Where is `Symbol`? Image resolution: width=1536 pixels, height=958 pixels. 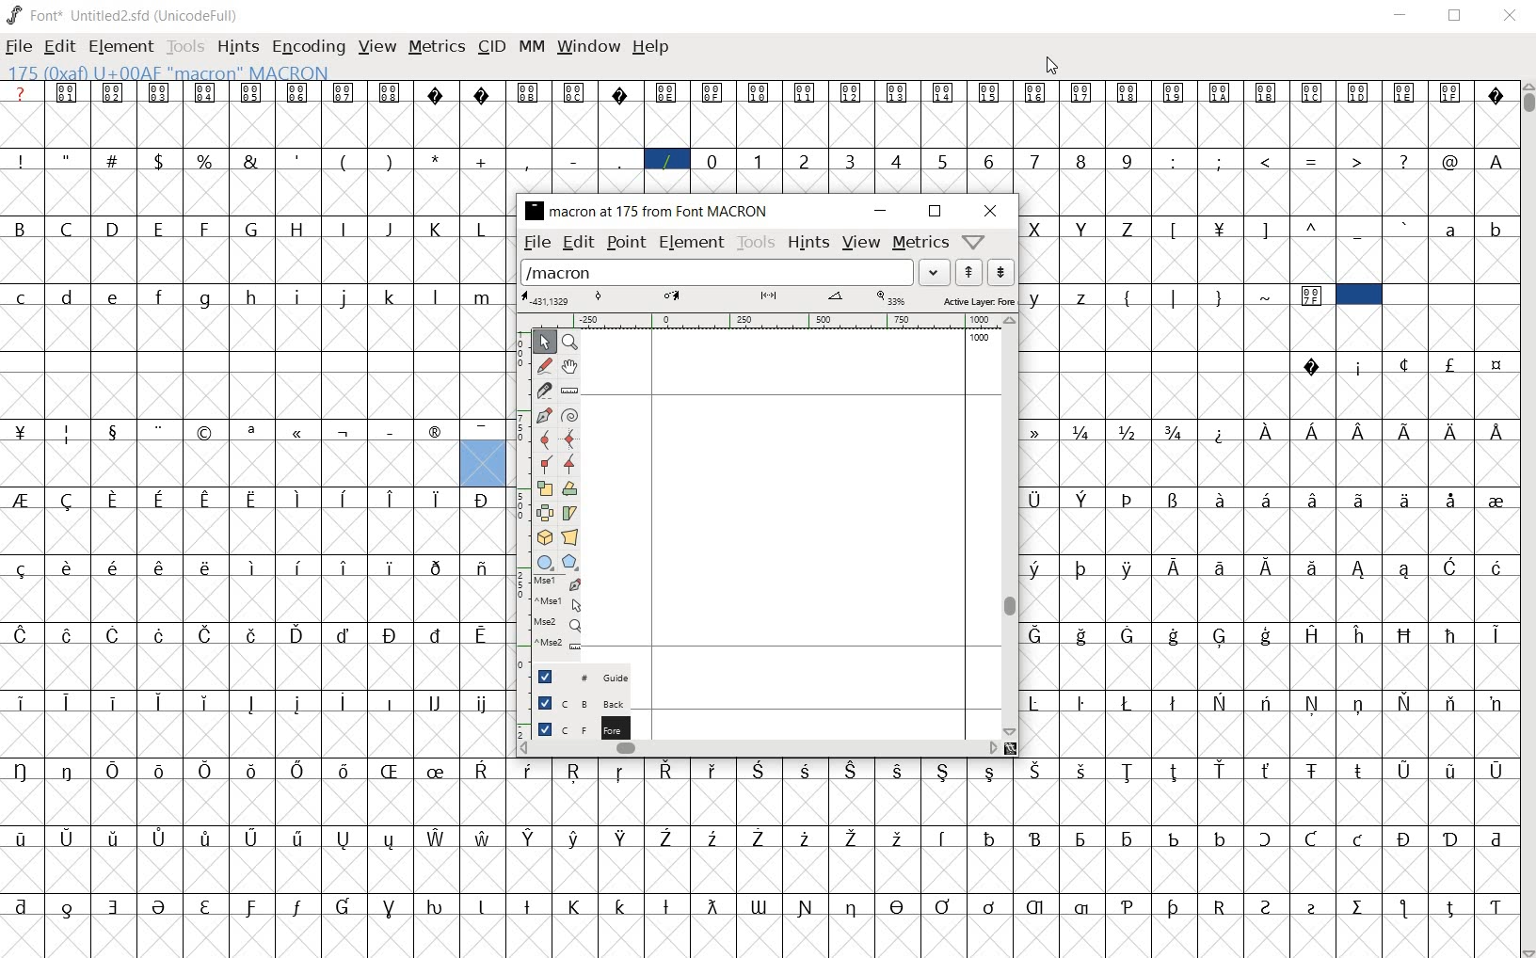
Symbol is located at coordinates (1451, 429).